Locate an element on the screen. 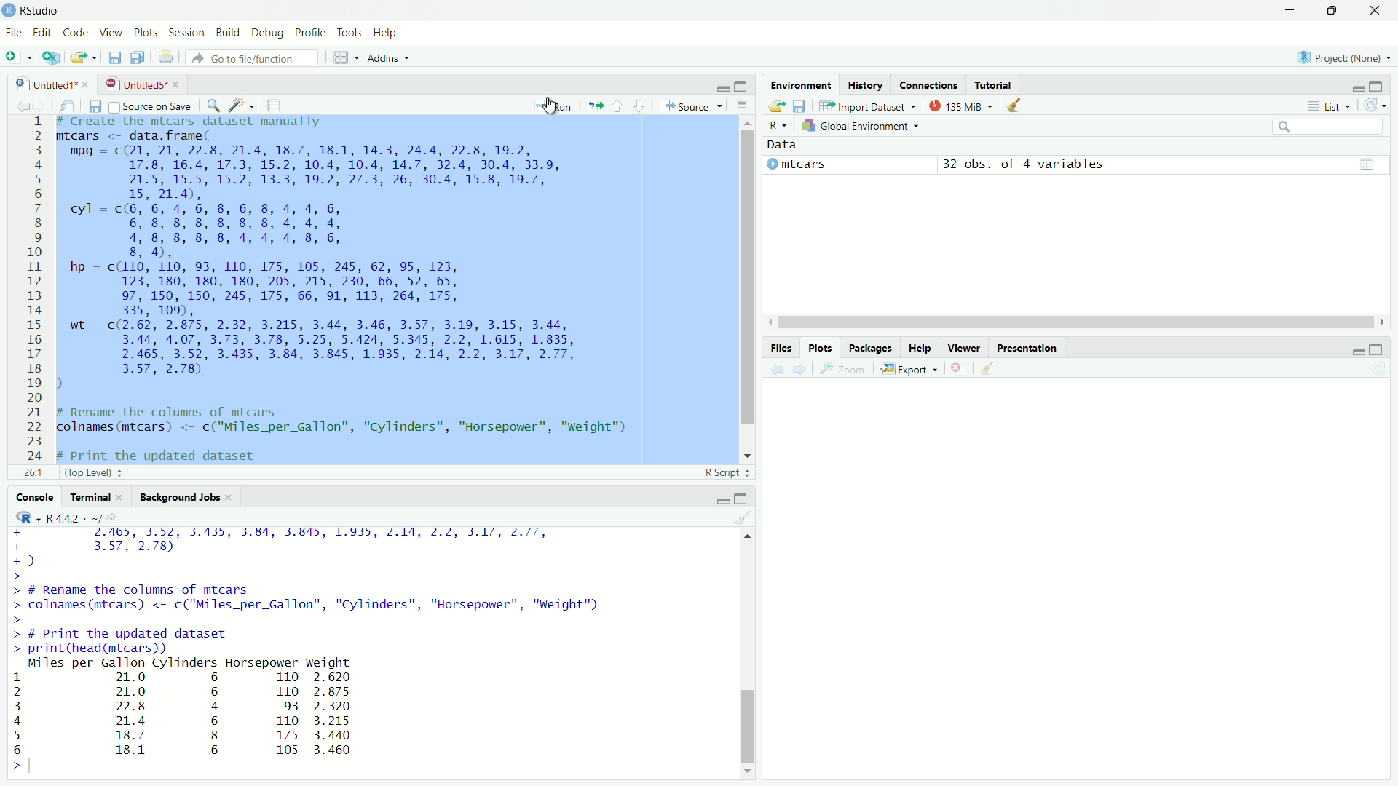 This screenshot has height=786, width=1398. "Import Dataset ~ is located at coordinates (869, 108).